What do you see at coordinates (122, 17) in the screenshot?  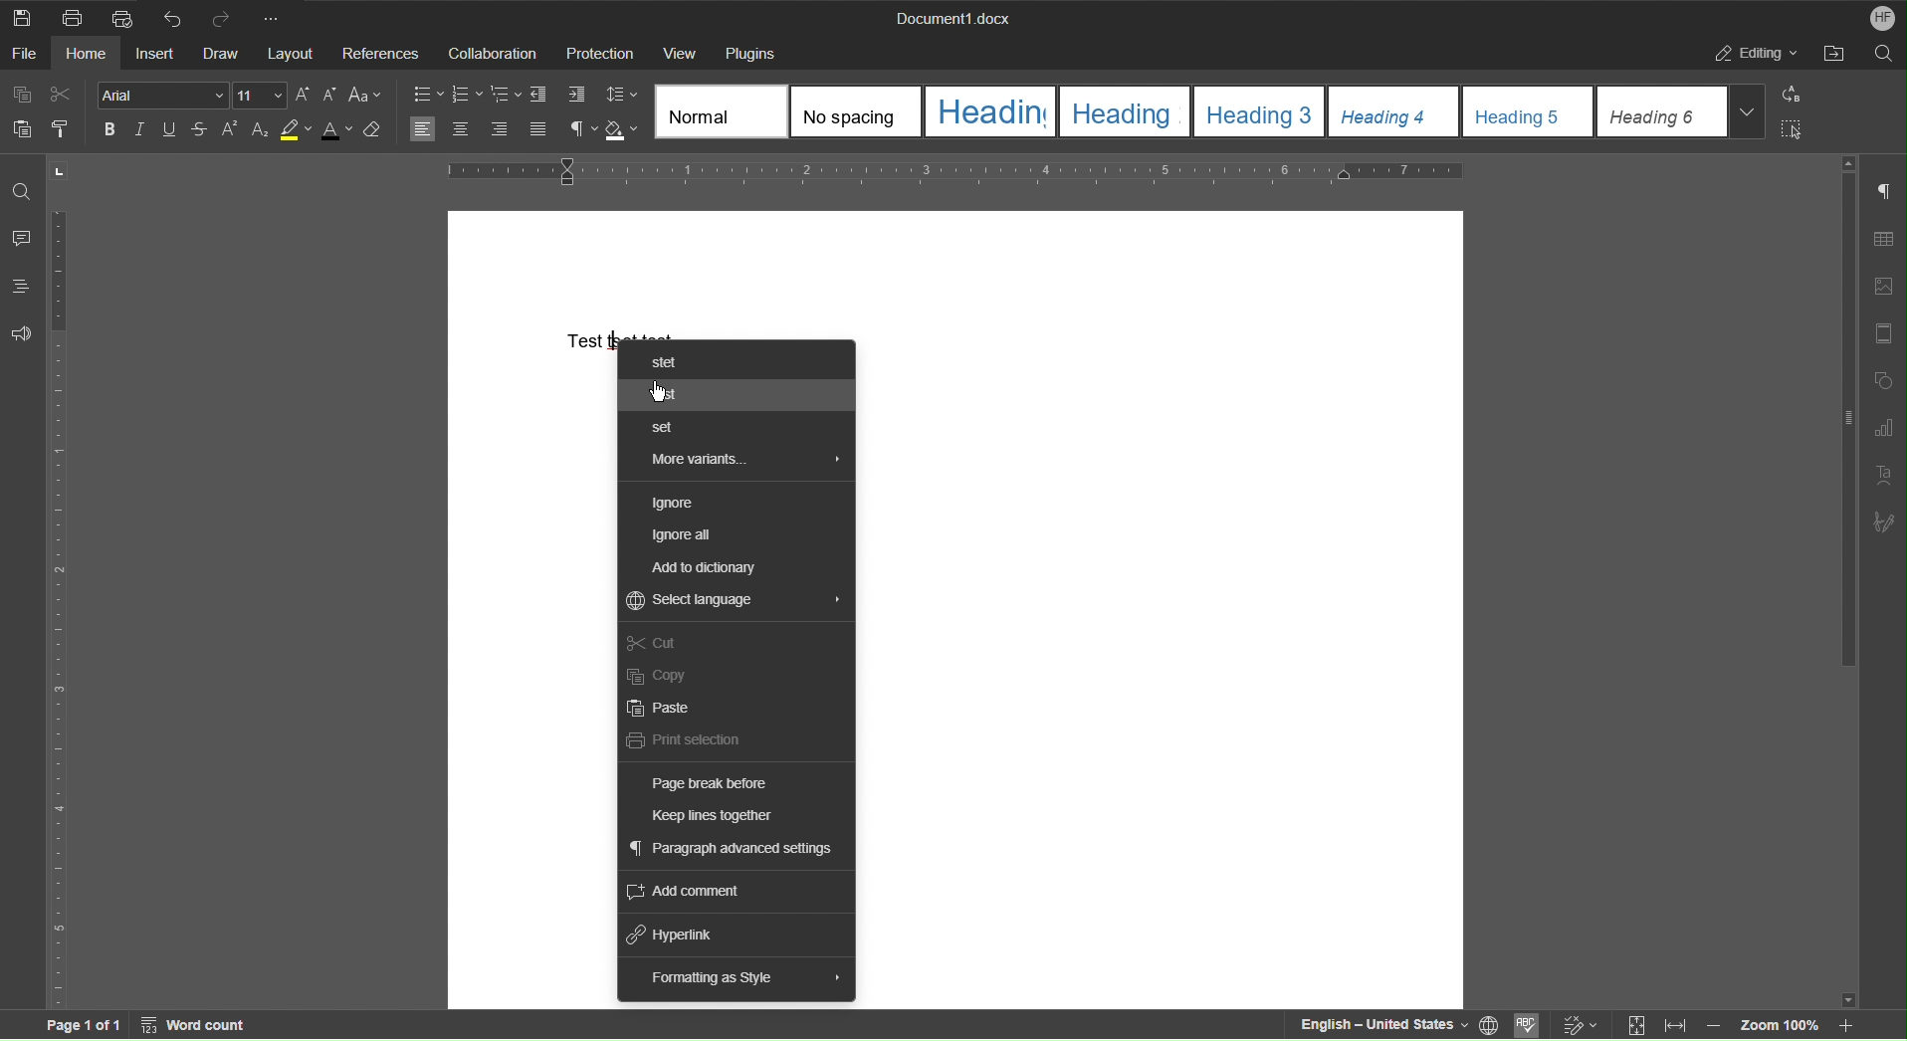 I see `Quick Print` at bounding box center [122, 17].